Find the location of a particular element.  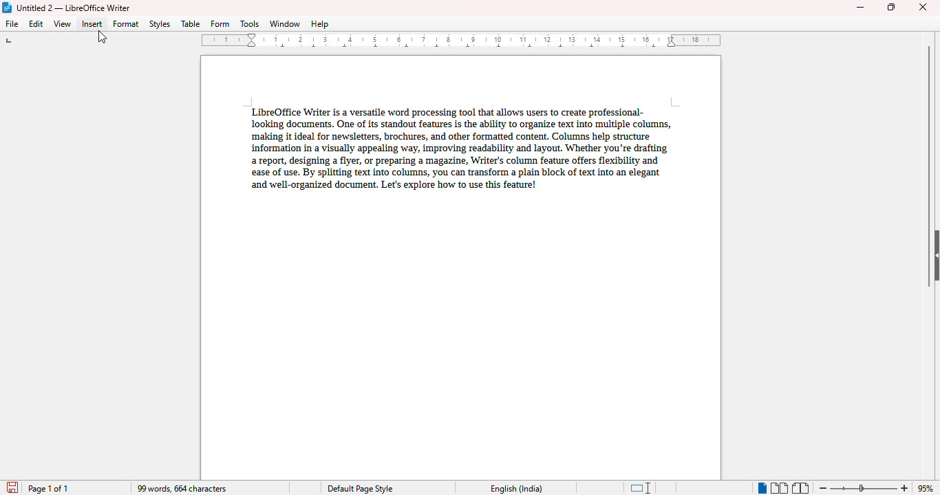

styles is located at coordinates (160, 24).